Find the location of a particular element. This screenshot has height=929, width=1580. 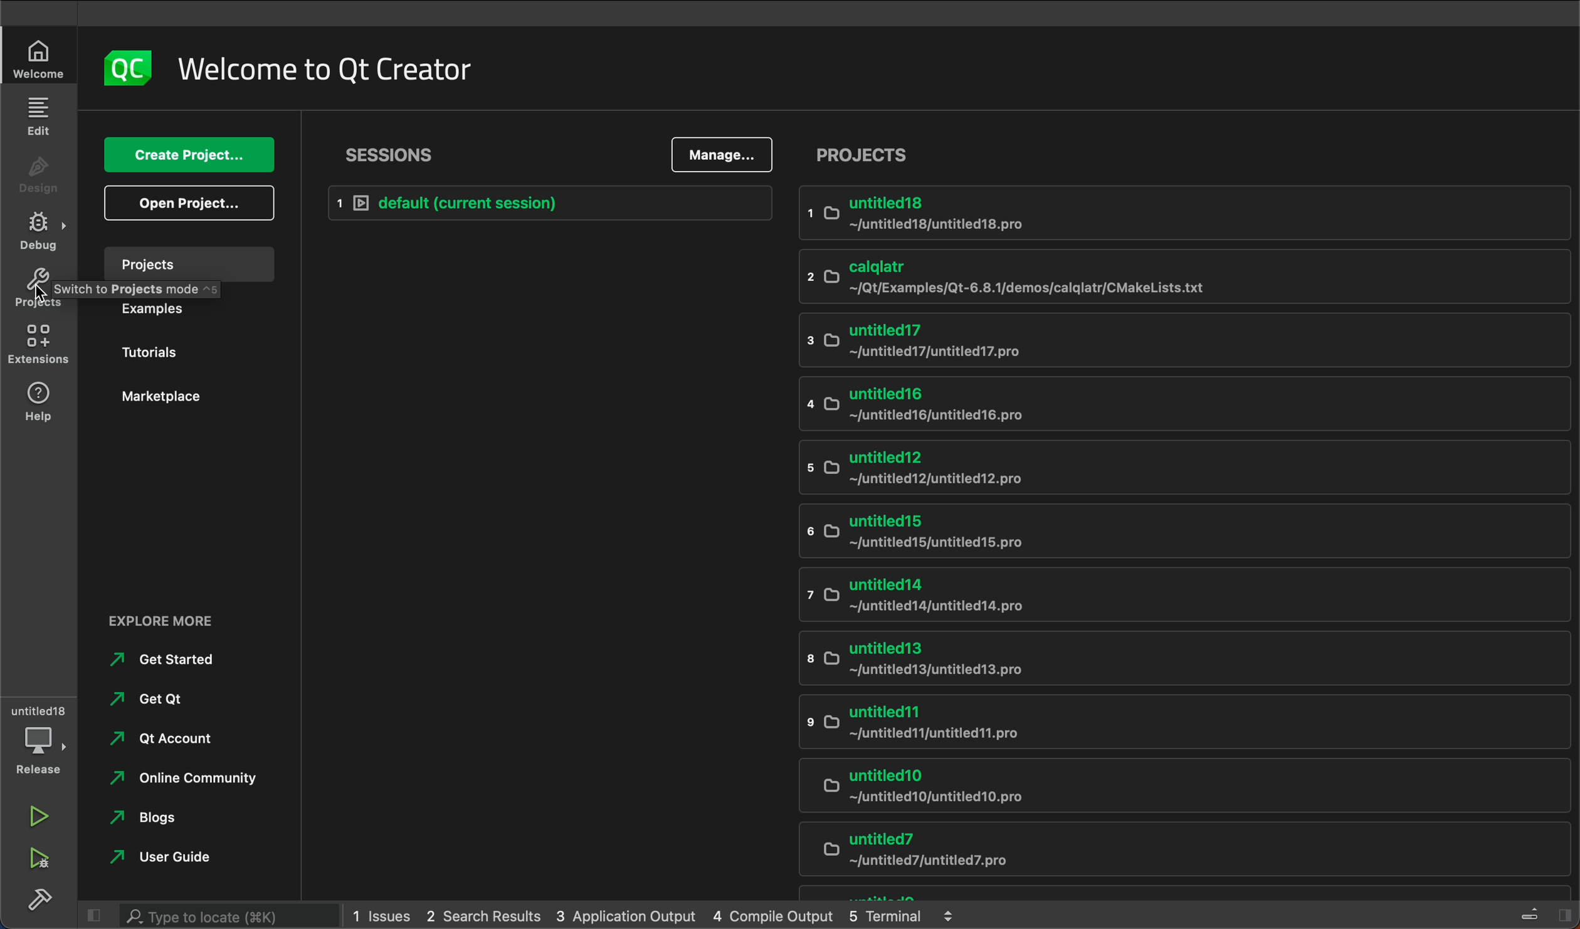

search is located at coordinates (206, 914).